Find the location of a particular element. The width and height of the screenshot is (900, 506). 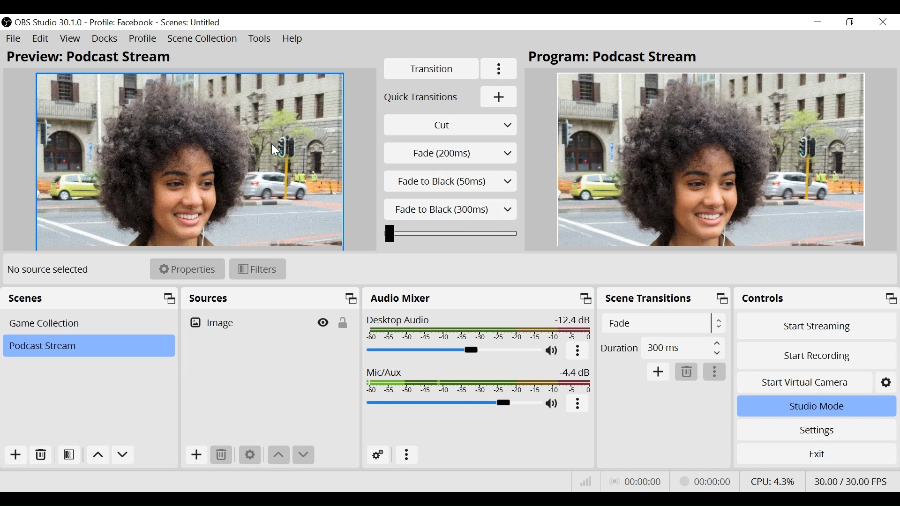

Program Scene is located at coordinates (711, 158).